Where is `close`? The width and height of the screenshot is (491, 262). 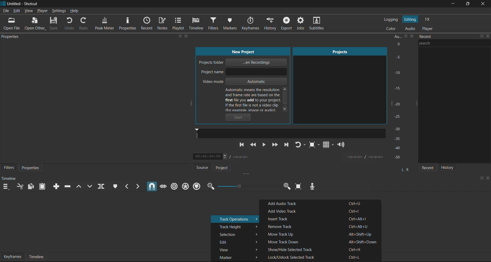
close is located at coordinates (482, 4).